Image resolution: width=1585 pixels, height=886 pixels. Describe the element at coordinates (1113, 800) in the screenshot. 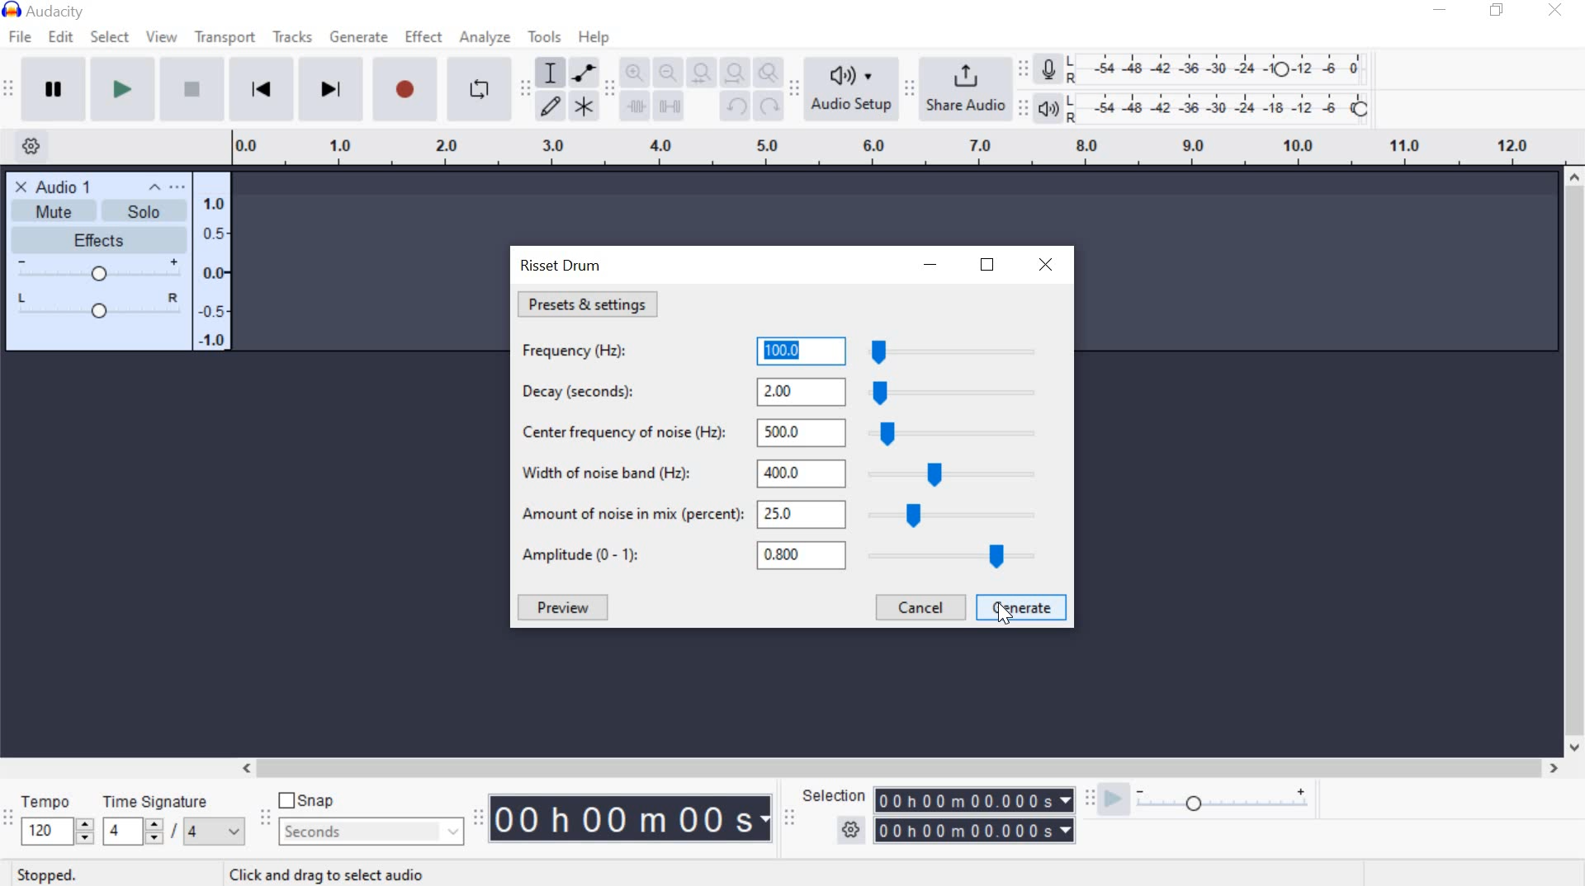

I see `Play-at-speed` at that location.